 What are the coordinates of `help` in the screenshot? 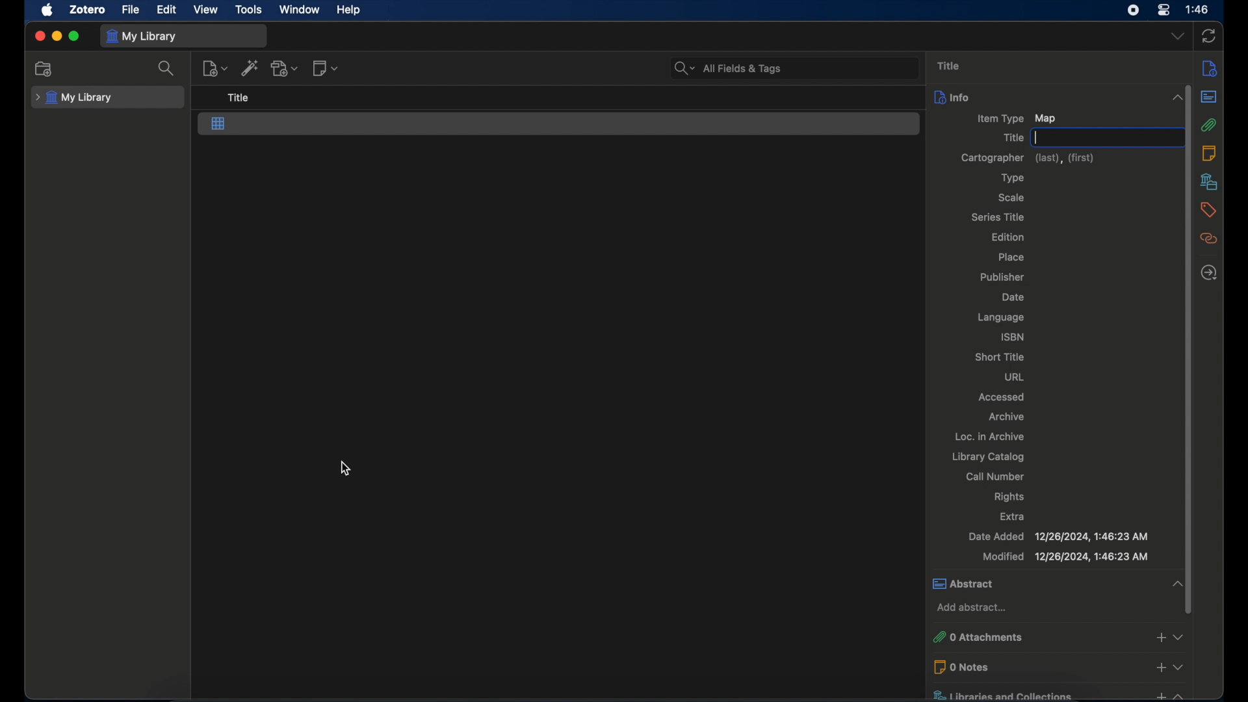 It's located at (348, 10).